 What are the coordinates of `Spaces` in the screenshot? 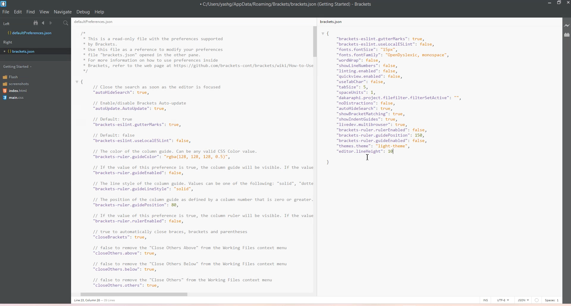 It's located at (552, 300).